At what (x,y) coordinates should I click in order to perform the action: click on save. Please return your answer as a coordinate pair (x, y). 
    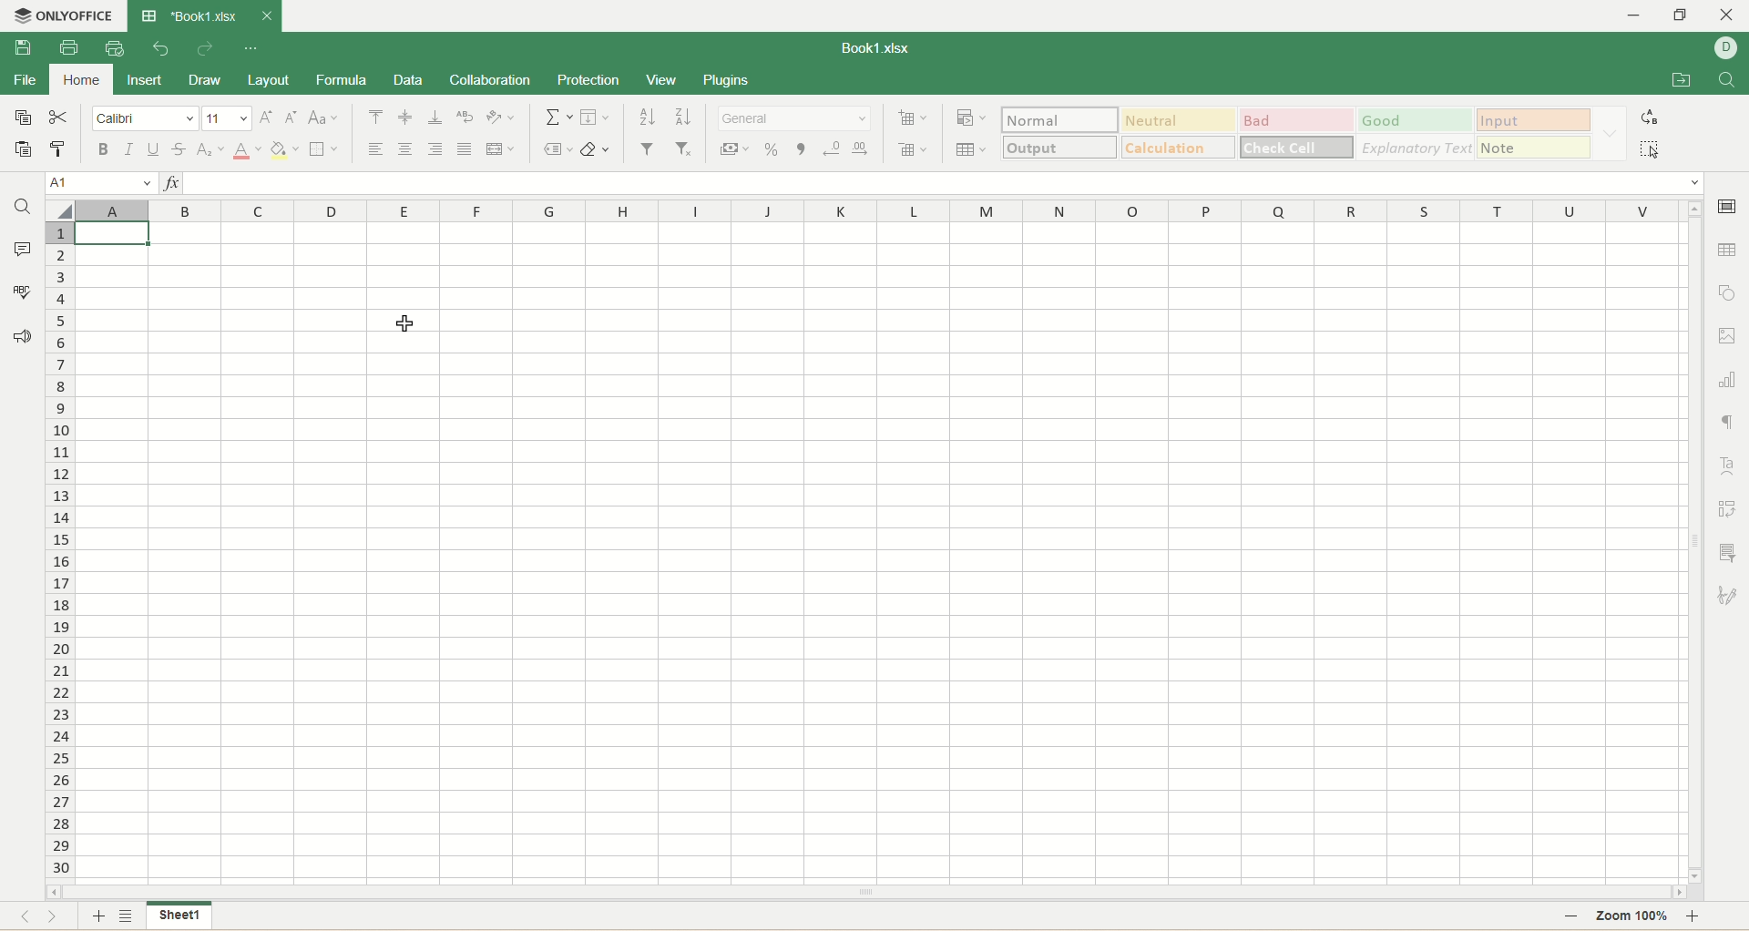
    Looking at the image, I should click on (23, 49).